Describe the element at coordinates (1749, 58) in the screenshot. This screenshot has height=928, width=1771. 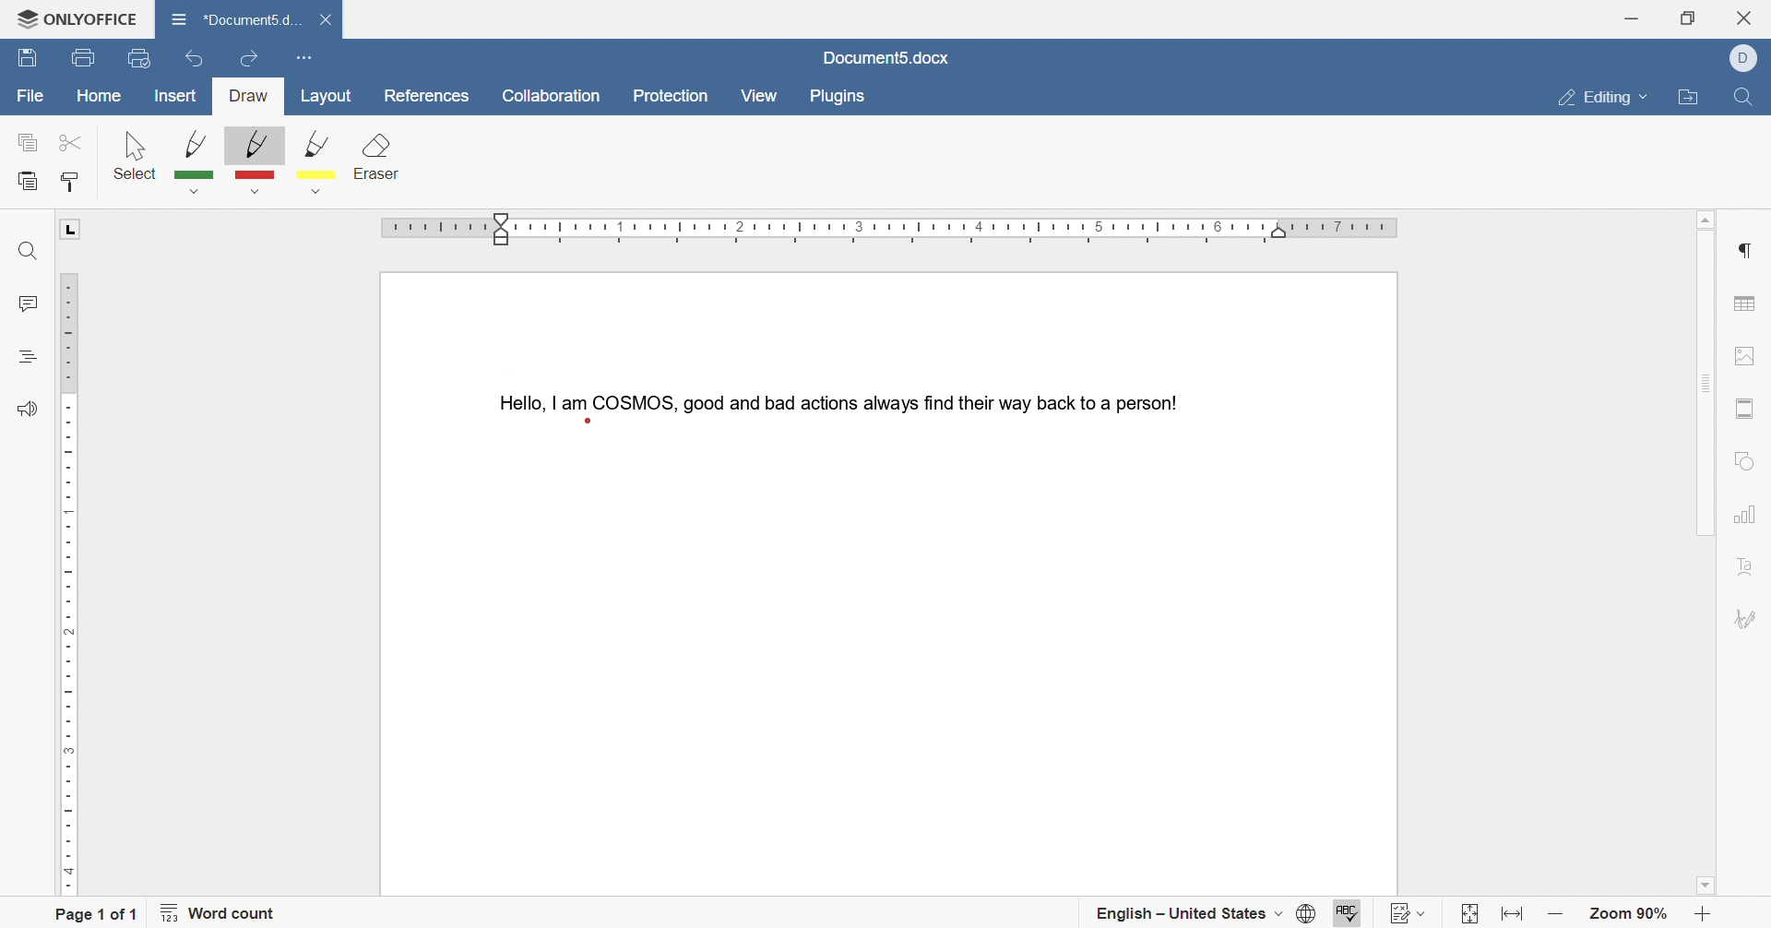
I see `Account` at that location.